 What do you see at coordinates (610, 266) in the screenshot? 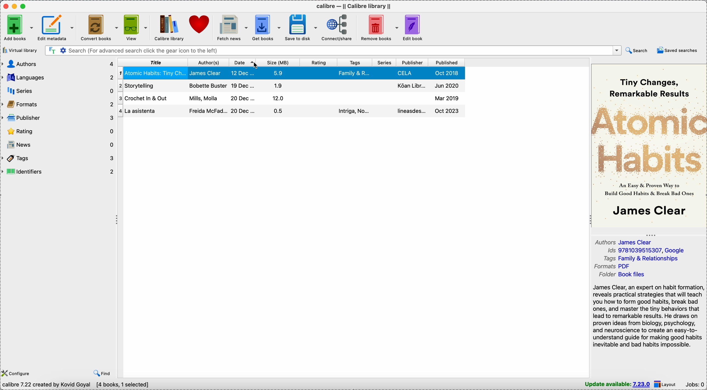
I see `formats PDF` at bounding box center [610, 266].